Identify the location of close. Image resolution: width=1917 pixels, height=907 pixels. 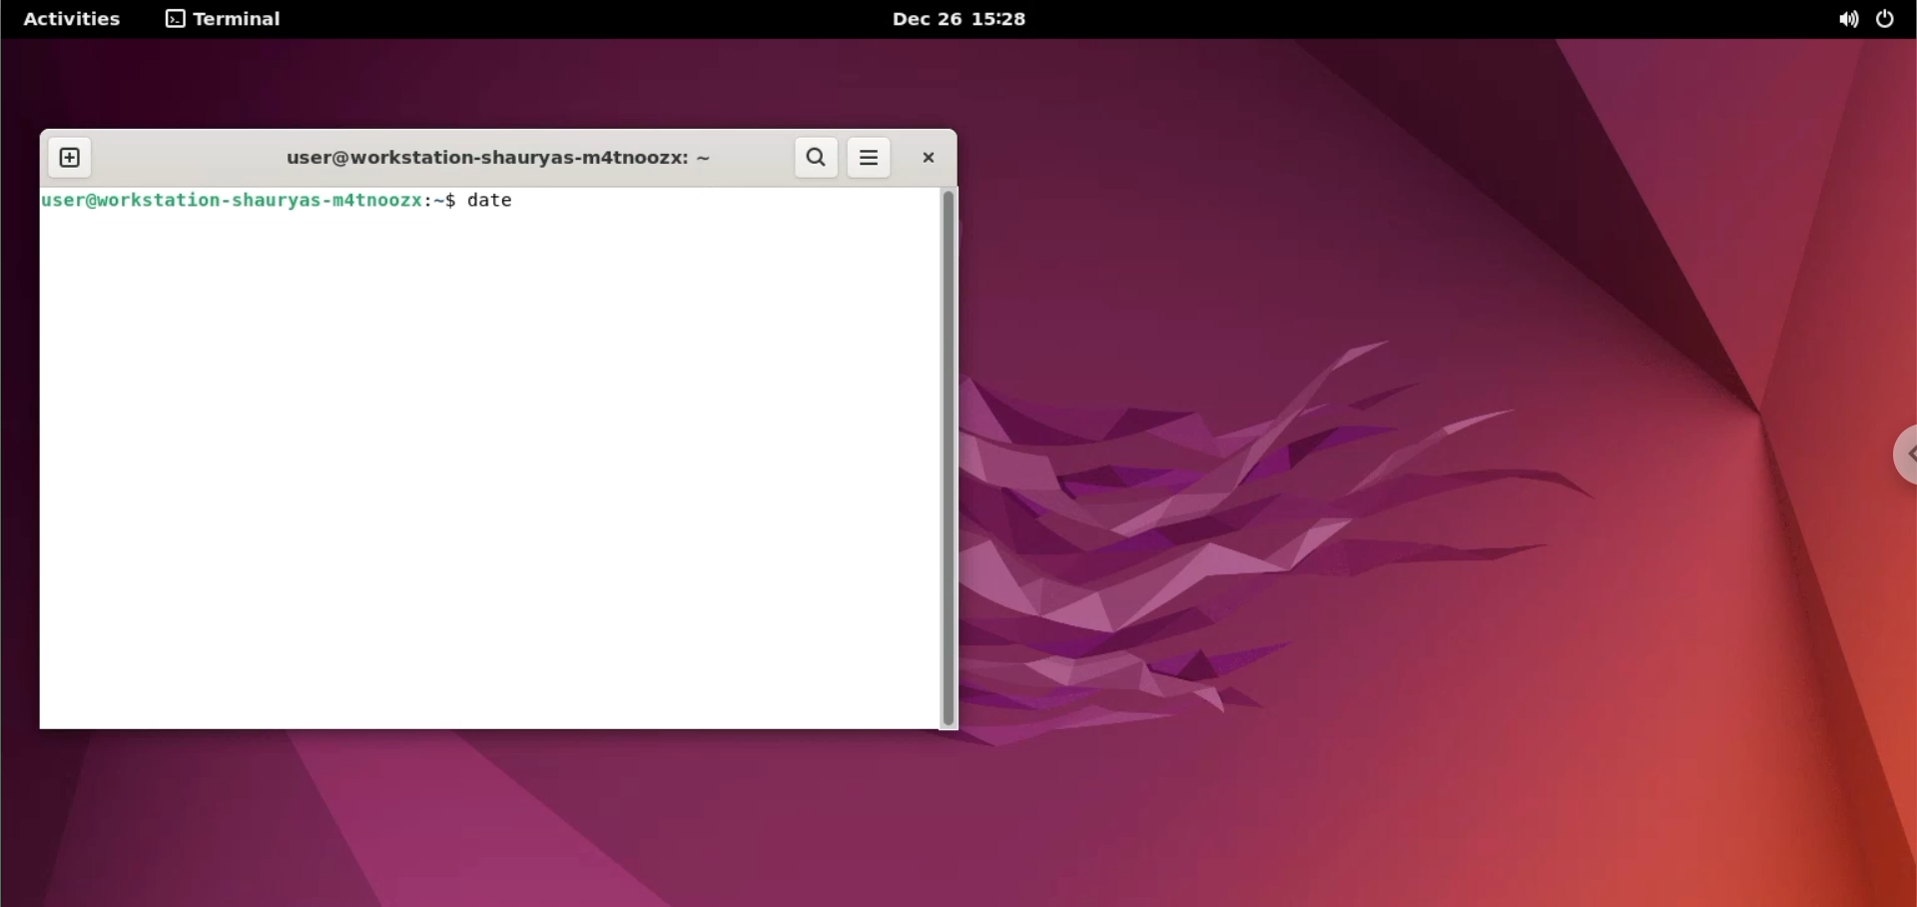
(933, 156).